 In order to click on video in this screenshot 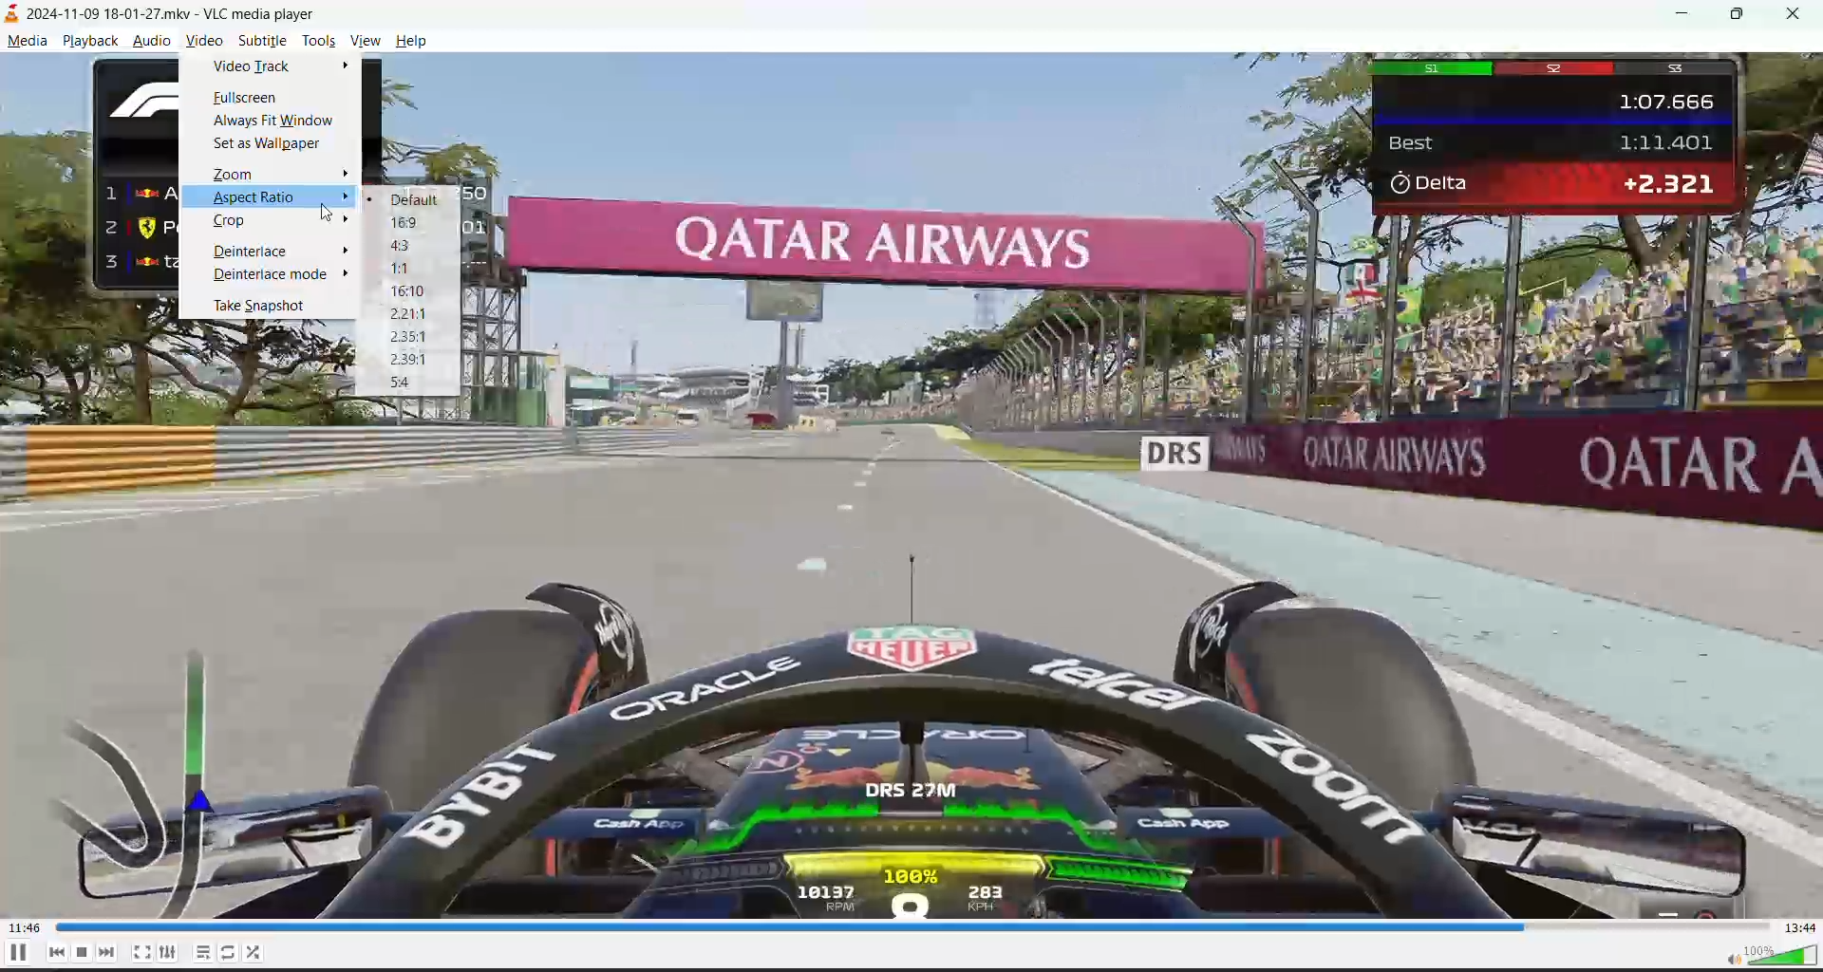, I will do `click(208, 42)`.